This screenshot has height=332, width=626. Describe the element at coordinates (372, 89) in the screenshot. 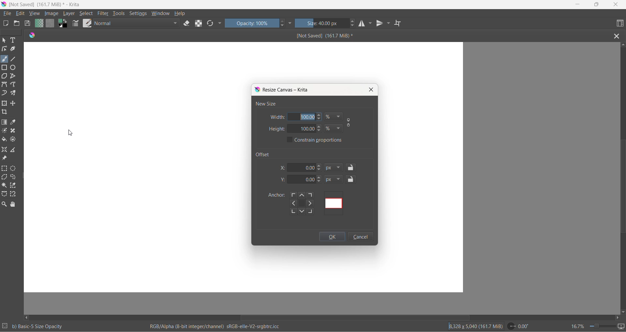

I see `close` at that location.